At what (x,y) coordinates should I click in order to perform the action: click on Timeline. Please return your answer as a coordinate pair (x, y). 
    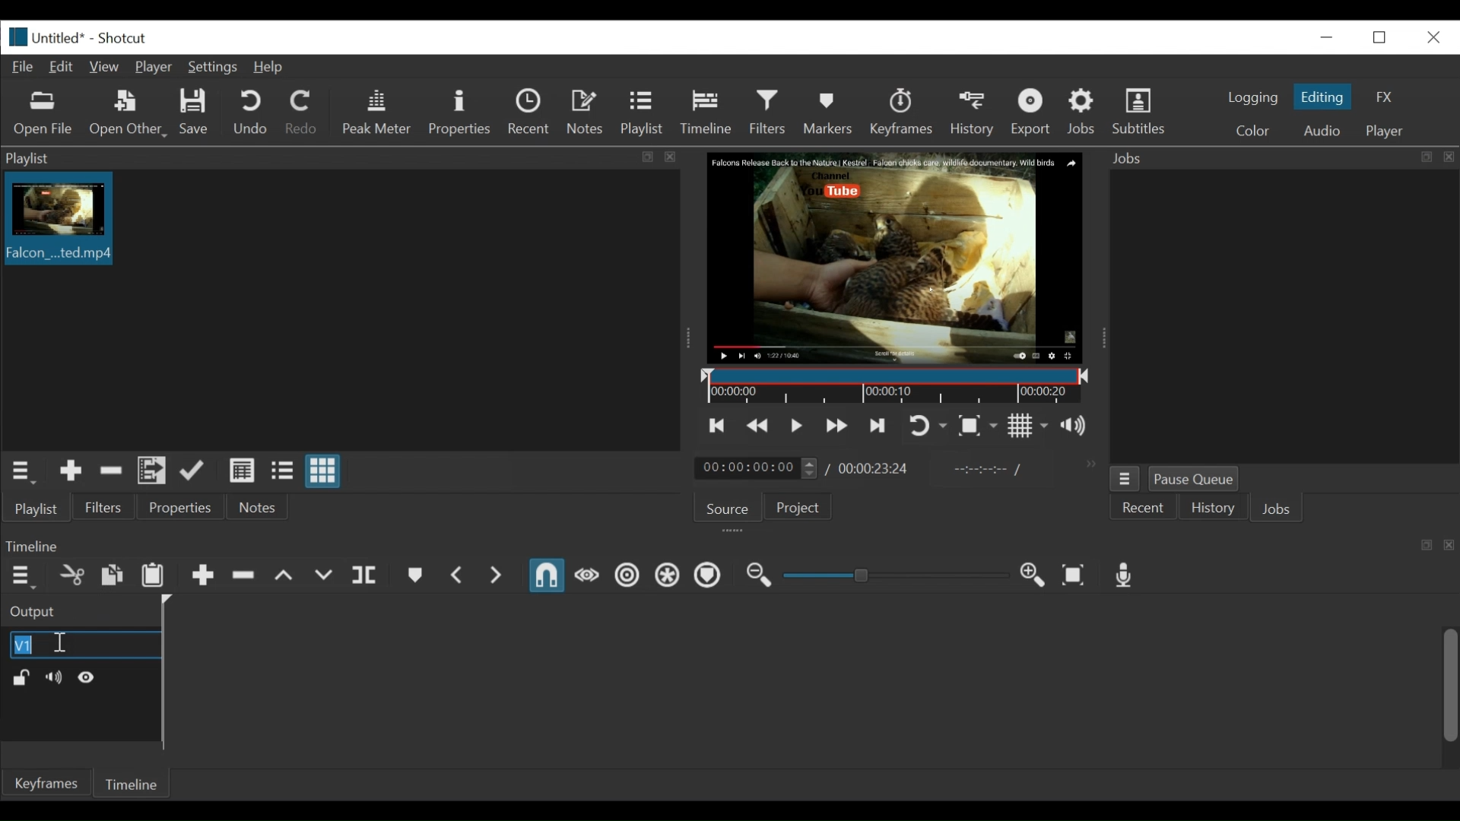
    Looking at the image, I should click on (127, 785).